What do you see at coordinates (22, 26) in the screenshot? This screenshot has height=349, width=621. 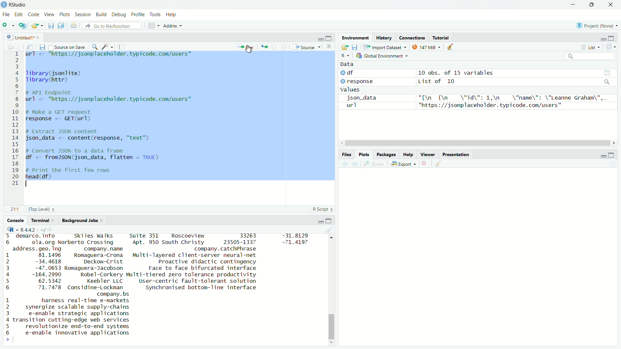 I see `Create a project` at bounding box center [22, 26].